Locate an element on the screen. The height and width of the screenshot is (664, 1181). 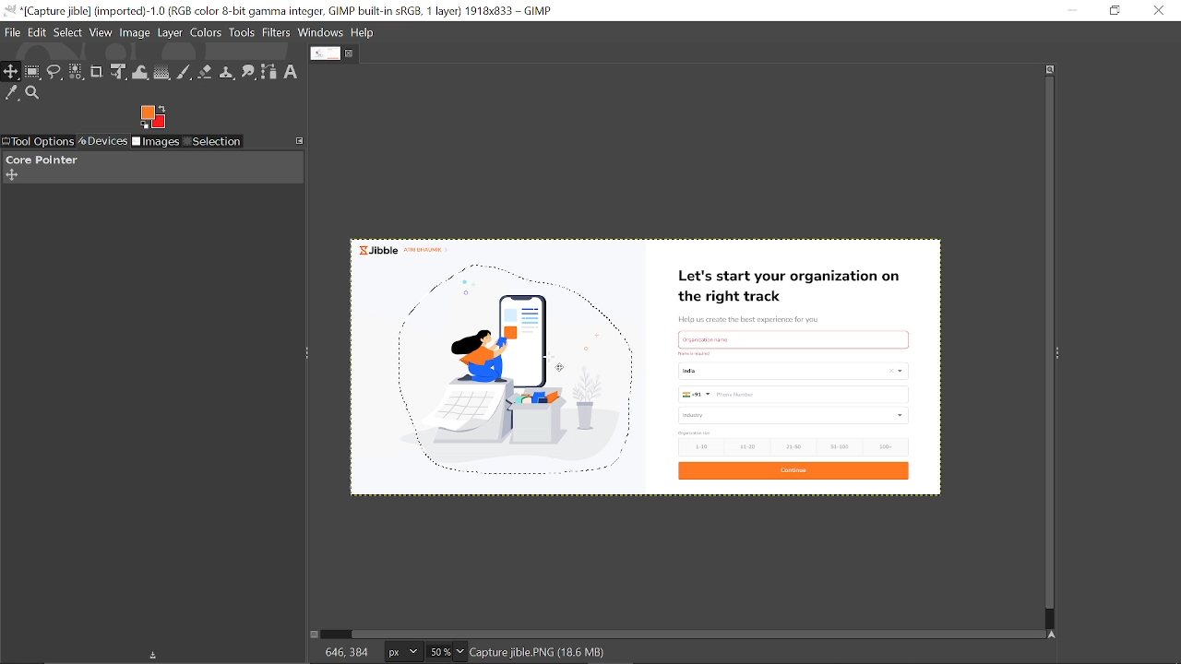
expand is located at coordinates (152, 115).